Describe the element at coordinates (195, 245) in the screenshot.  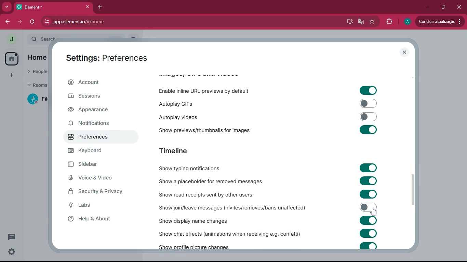
I see `show profile picture changes` at that location.